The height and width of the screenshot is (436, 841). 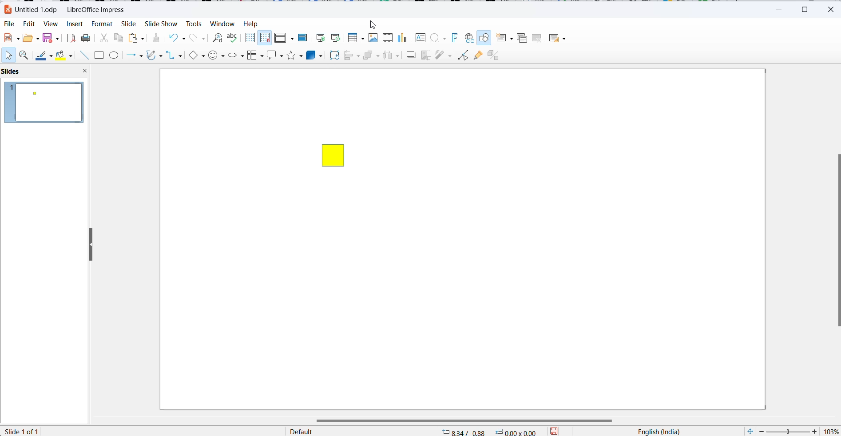 What do you see at coordinates (305, 37) in the screenshot?
I see `Master slide` at bounding box center [305, 37].